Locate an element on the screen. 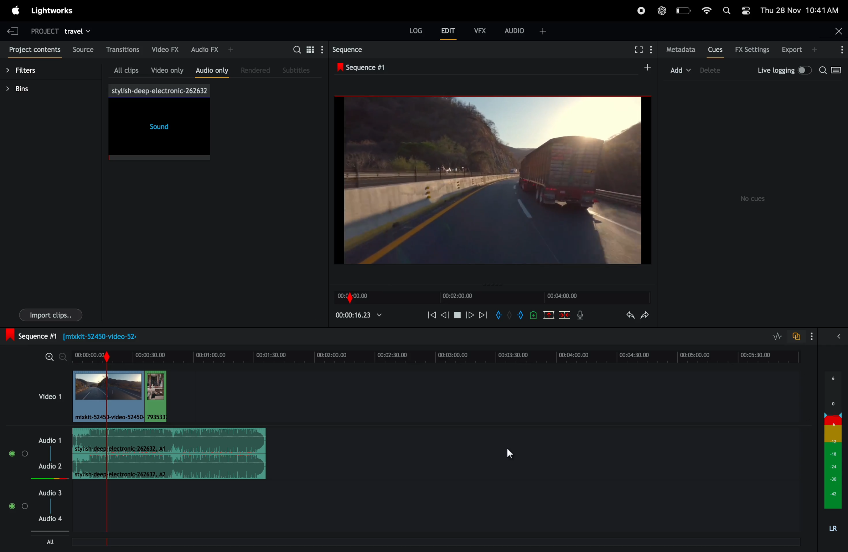 The width and height of the screenshot is (848, 552). pause play is located at coordinates (457, 314).